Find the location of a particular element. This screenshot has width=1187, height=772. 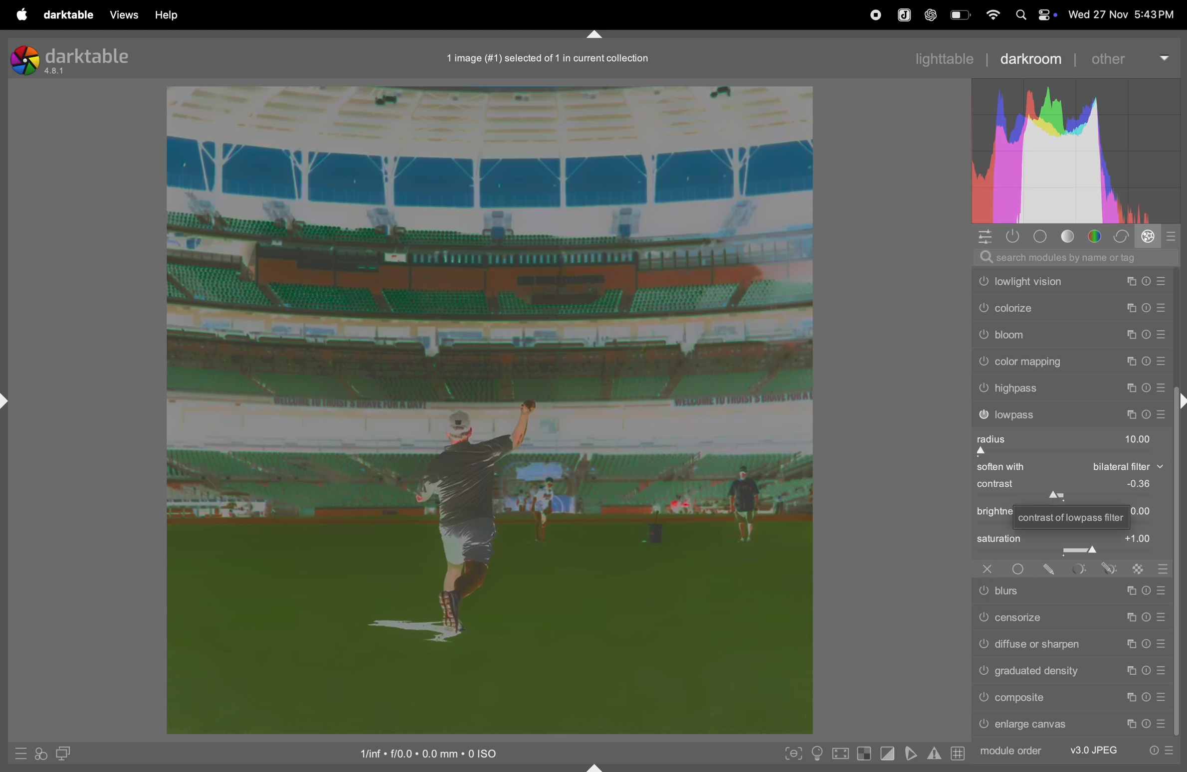

base is located at coordinates (1041, 236).